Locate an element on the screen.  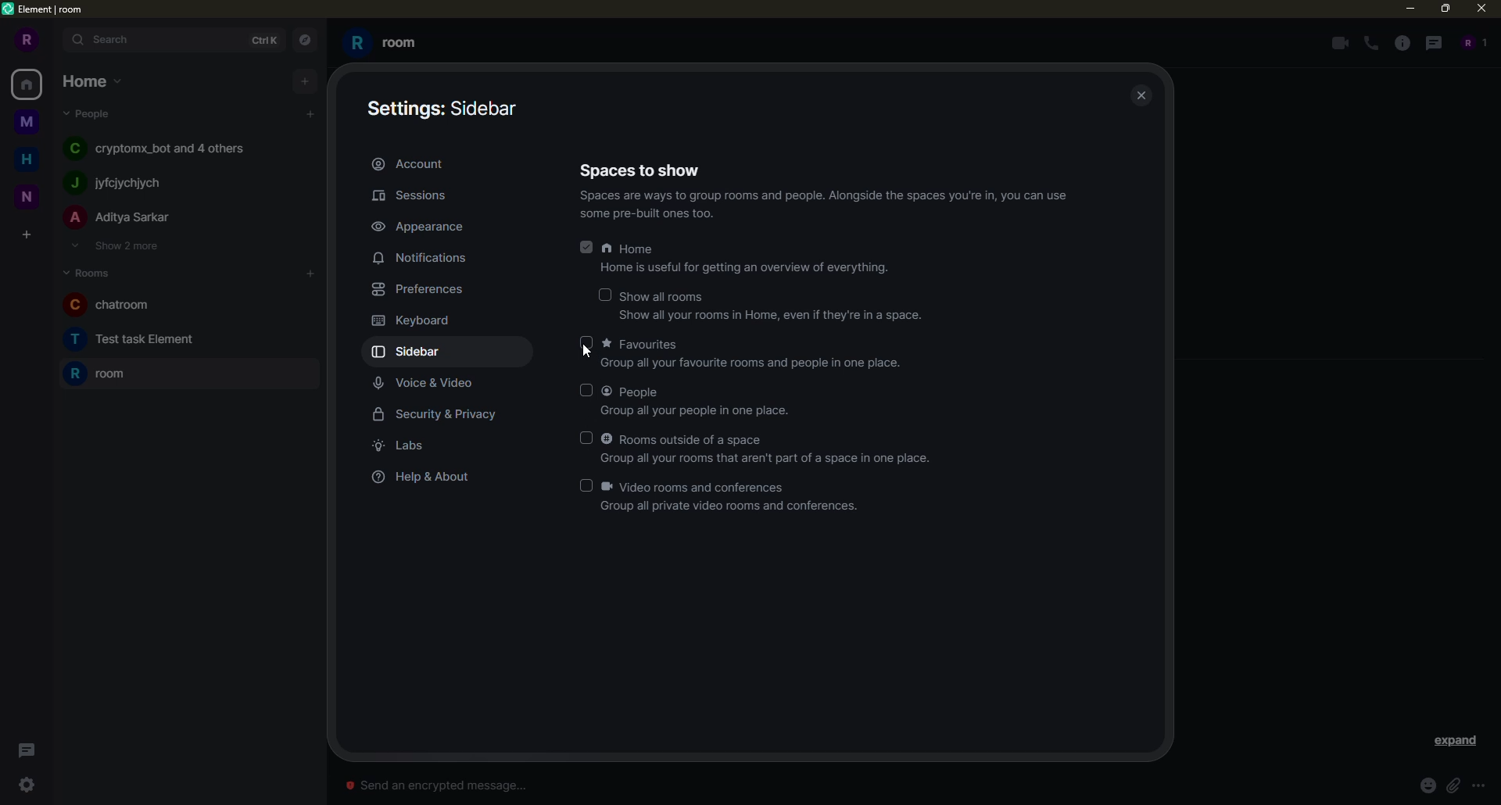
security & privacy is located at coordinates (438, 414).